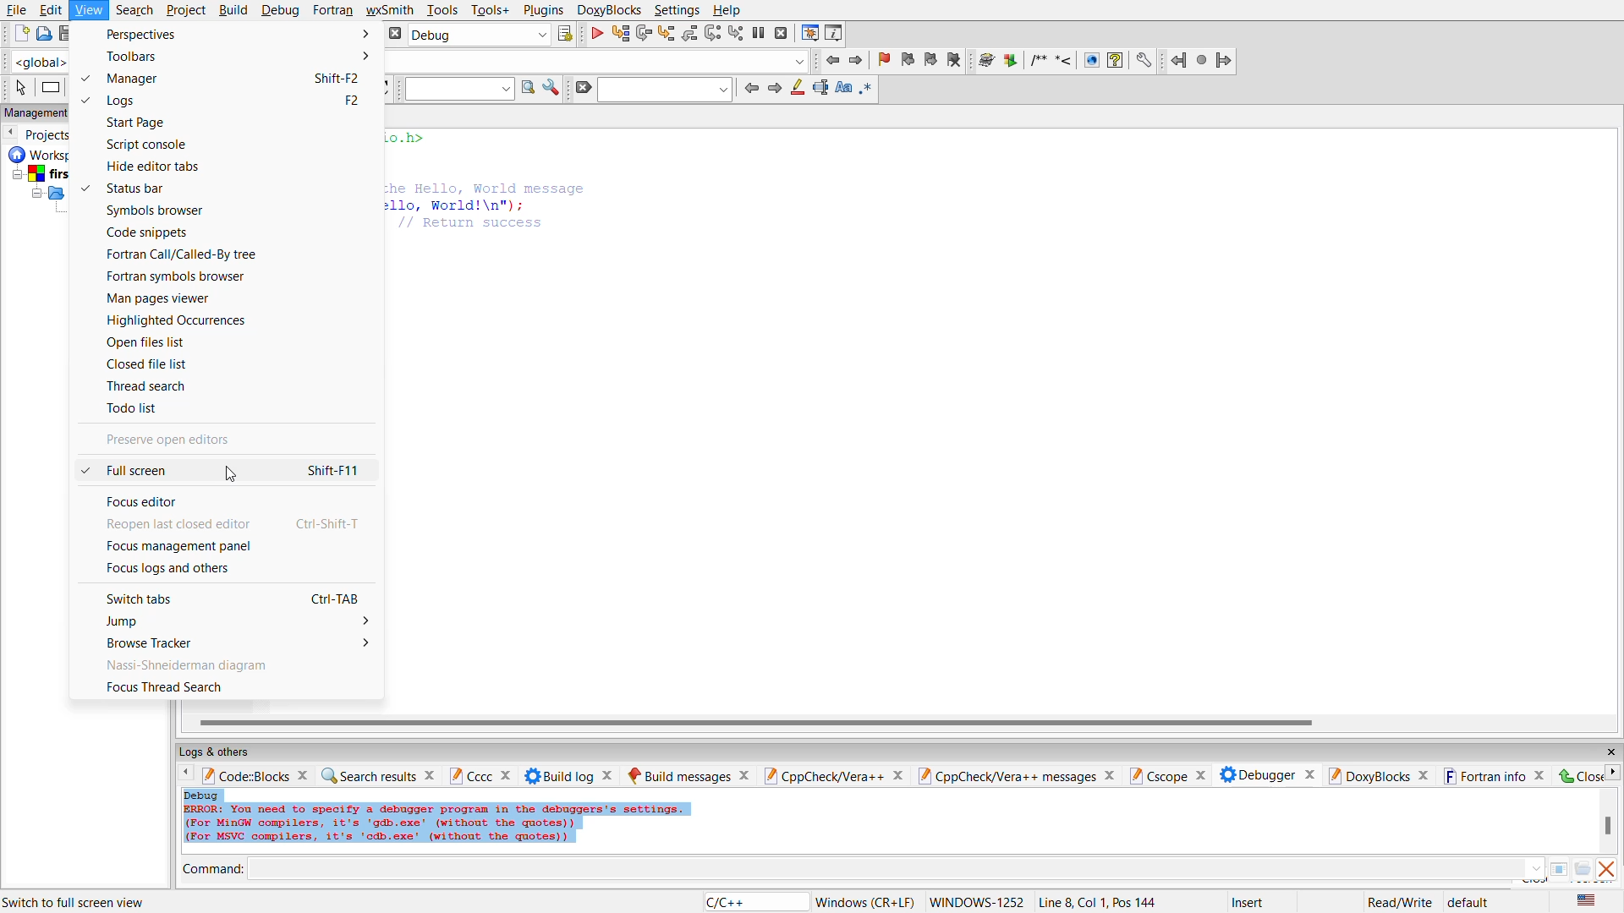  I want to click on fortran project, so click(1201, 59).